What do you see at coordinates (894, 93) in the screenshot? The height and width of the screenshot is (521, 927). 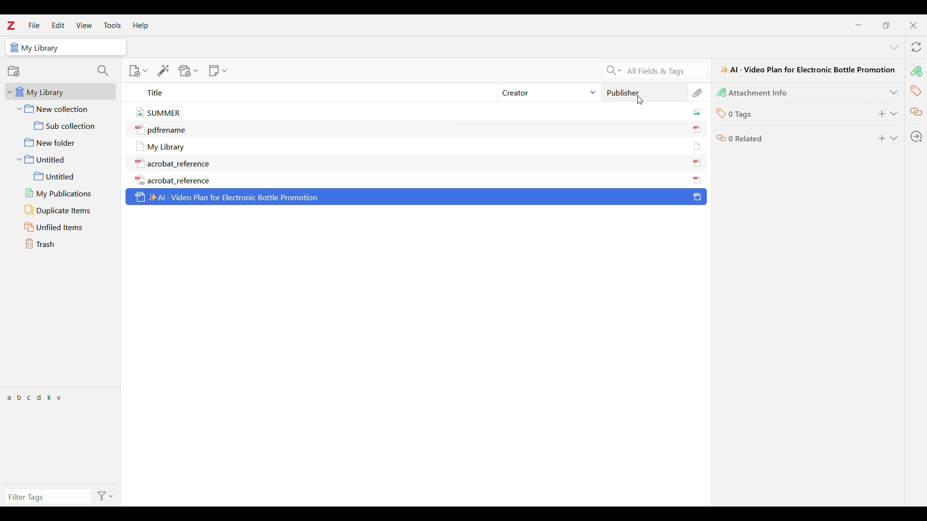 I see `Expand attachment info section` at bounding box center [894, 93].